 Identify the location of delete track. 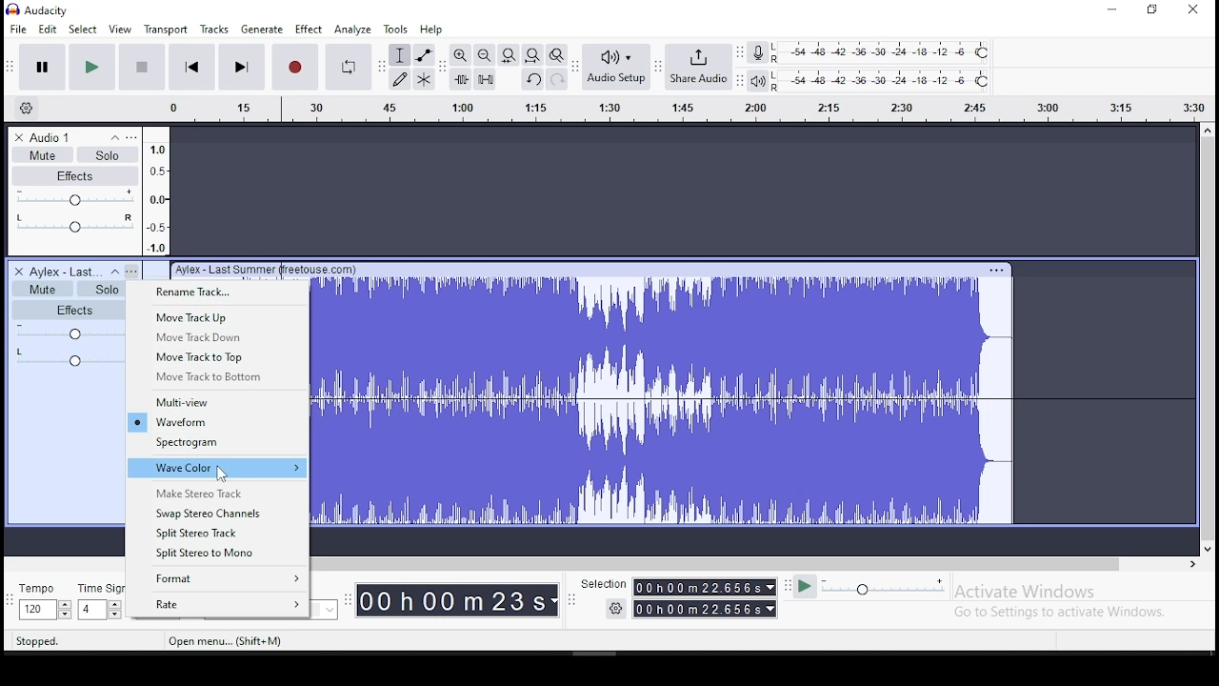
(19, 138).